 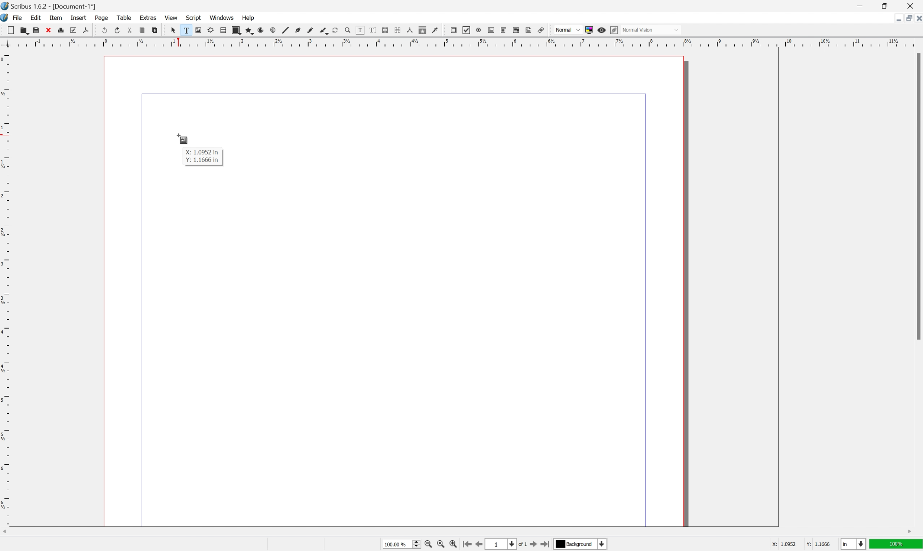 I want to click on link annotation, so click(x=542, y=30).